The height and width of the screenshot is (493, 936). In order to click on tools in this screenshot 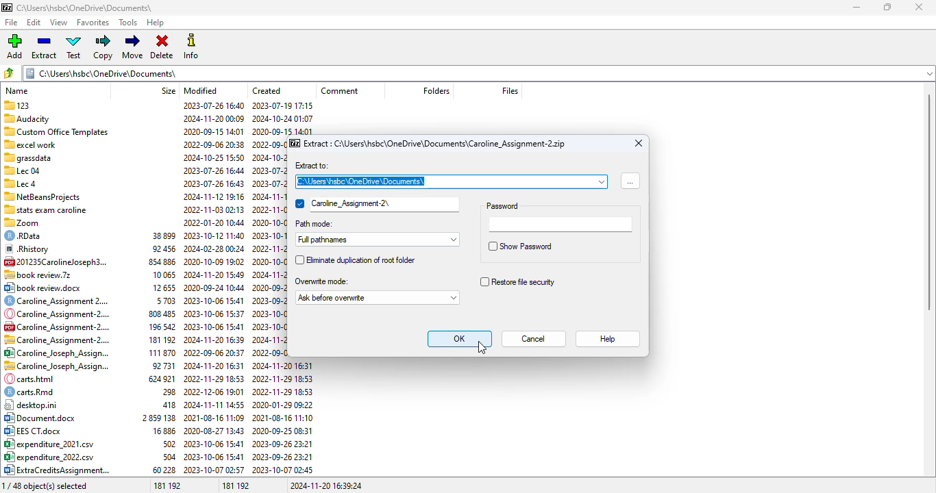, I will do `click(129, 23)`.